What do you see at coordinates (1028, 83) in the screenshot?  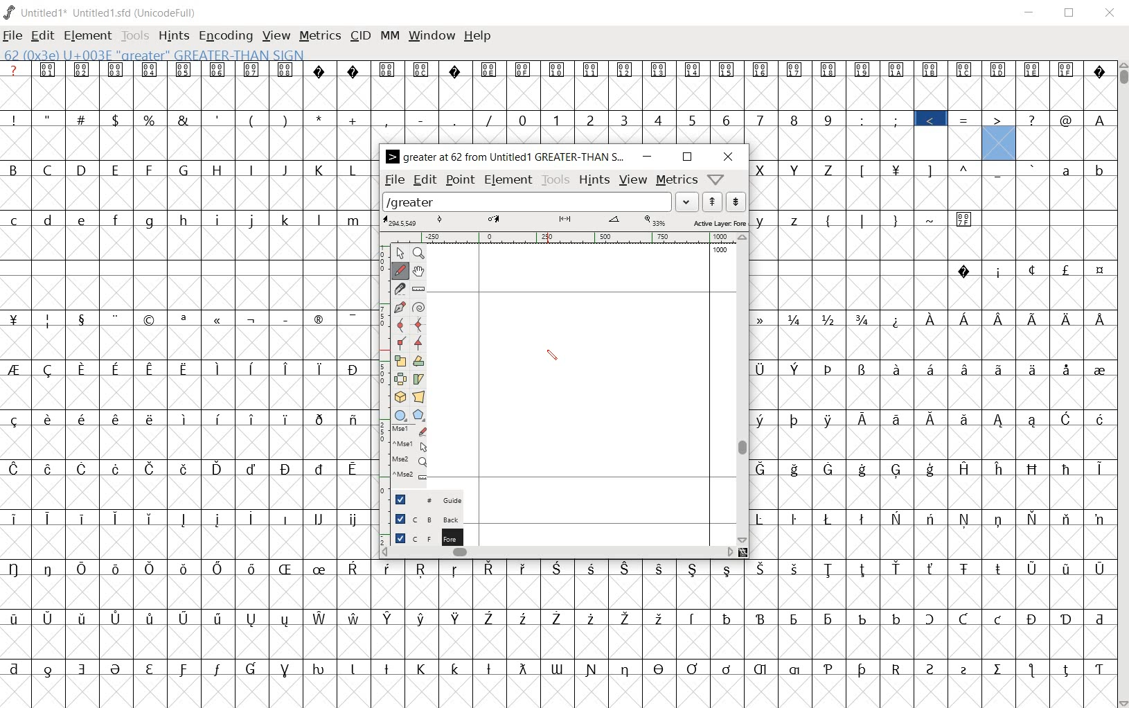 I see `glyps` at bounding box center [1028, 83].